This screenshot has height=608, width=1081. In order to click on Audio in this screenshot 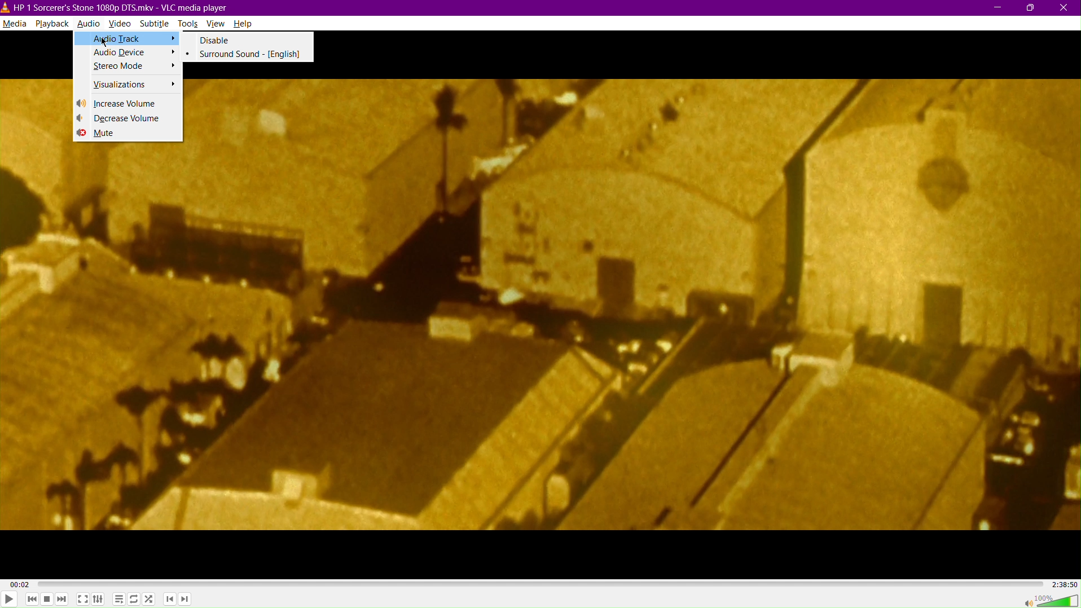, I will do `click(89, 24)`.